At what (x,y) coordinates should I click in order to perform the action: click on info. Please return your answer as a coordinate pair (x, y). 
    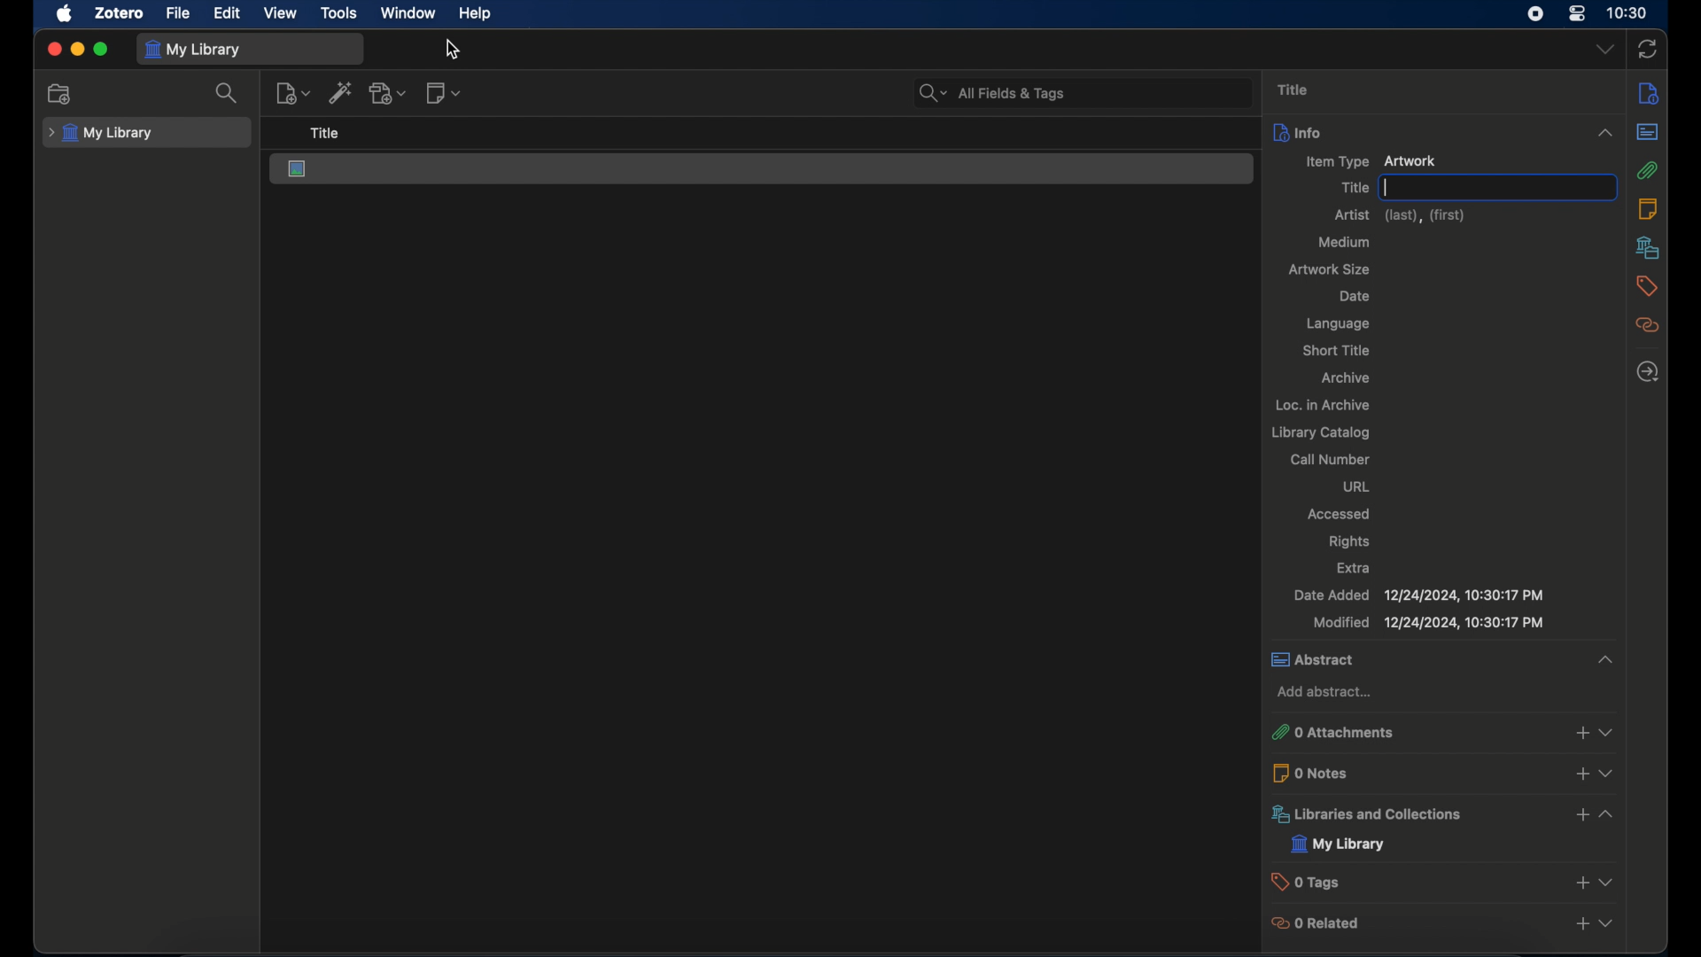
    Looking at the image, I should click on (1445, 132).